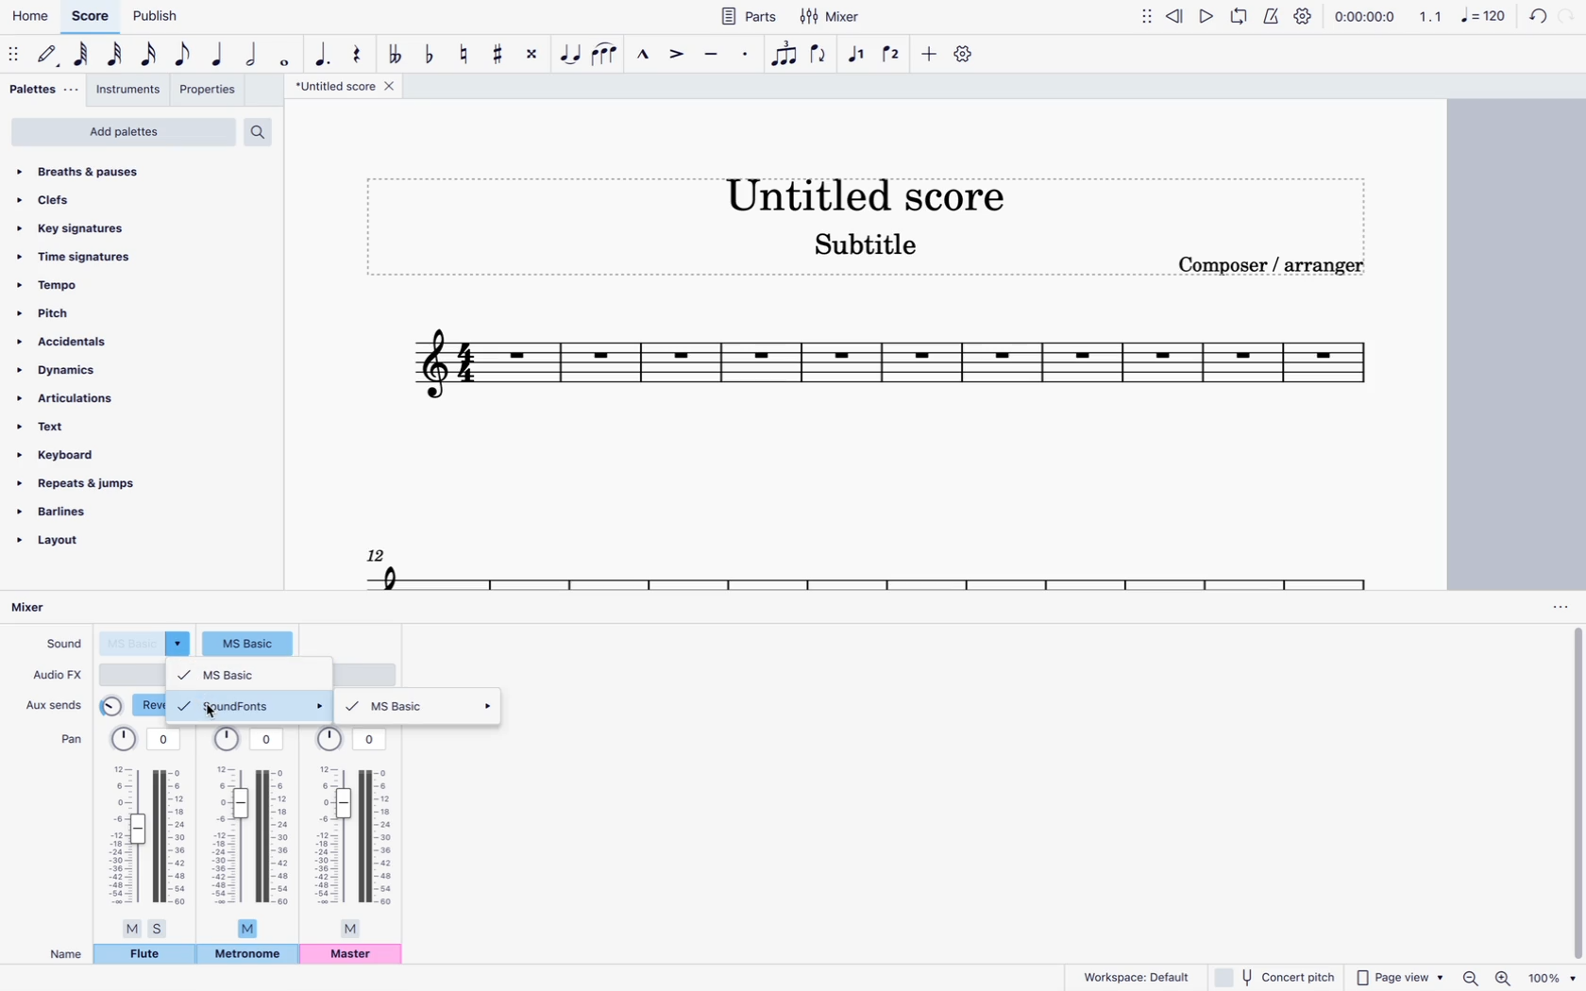 The image size is (1586, 991). Describe the element at coordinates (1148, 15) in the screenshot. I see `move` at that location.